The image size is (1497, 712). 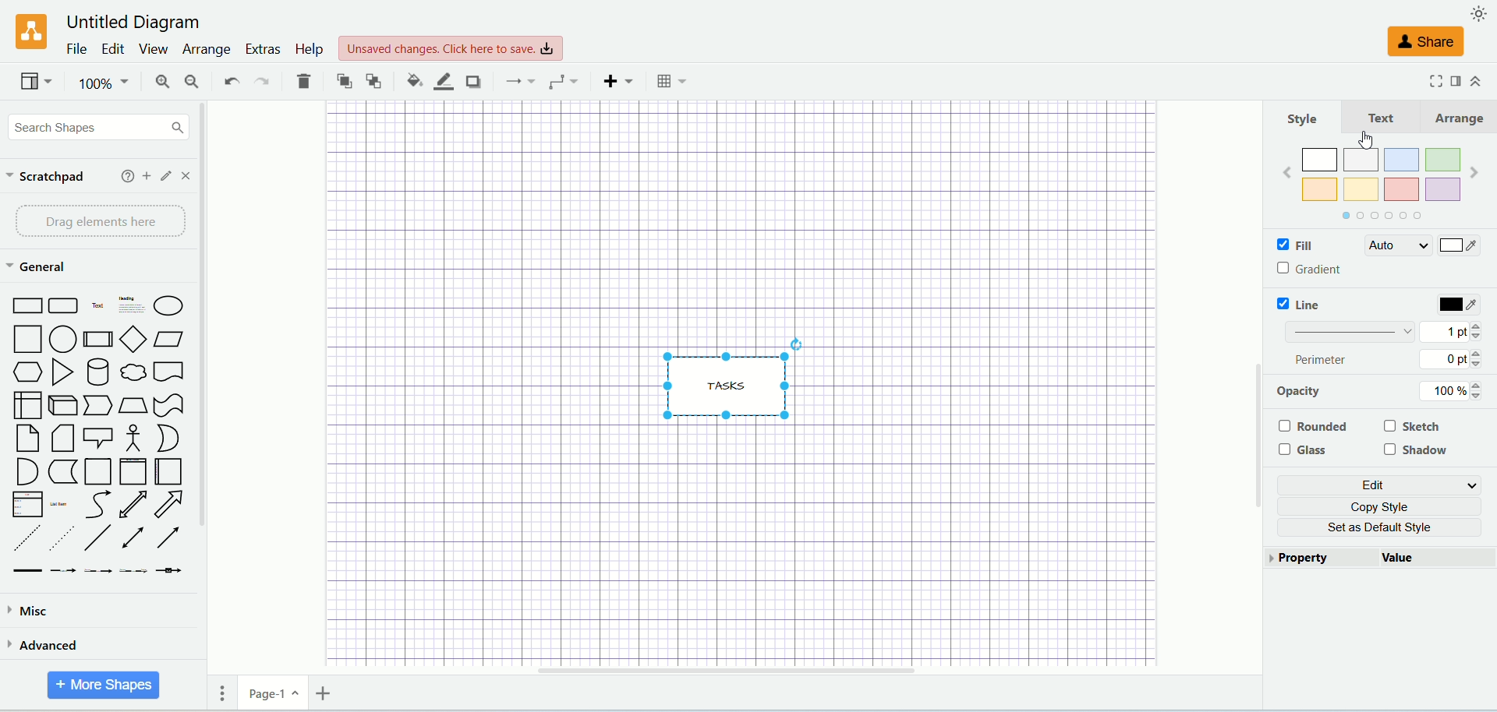 I want to click on vertical scroll bar, so click(x=1258, y=394).